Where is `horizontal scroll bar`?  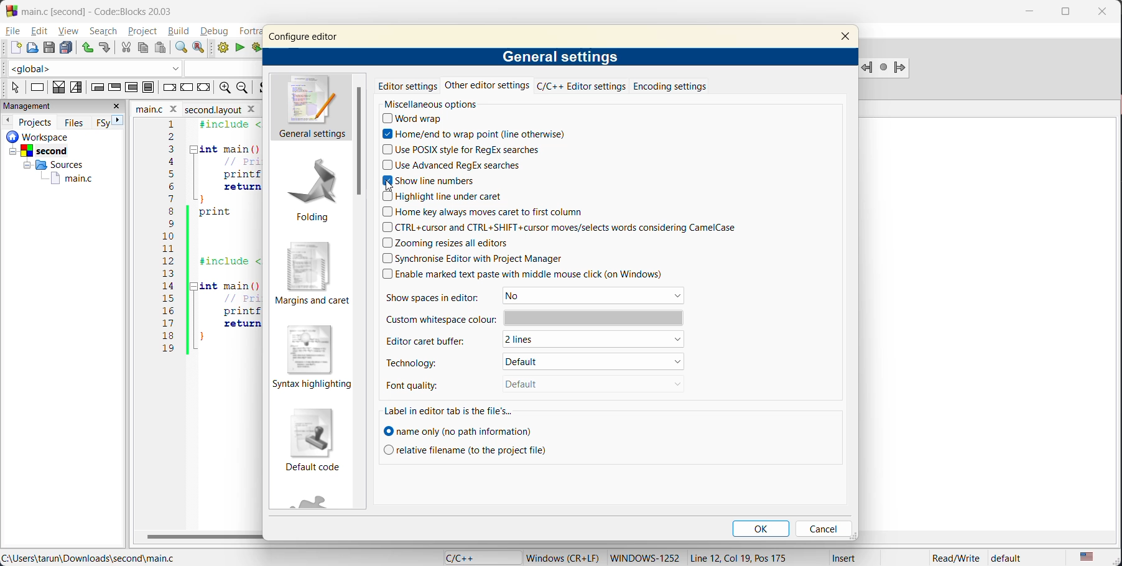 horizontal scroll bar is located at coordinates (199, 537).